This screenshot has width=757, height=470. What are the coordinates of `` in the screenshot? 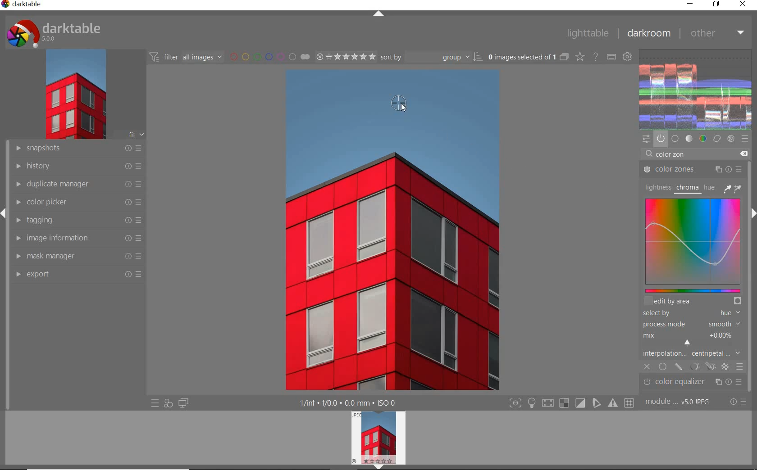 It's located at (752, 307).